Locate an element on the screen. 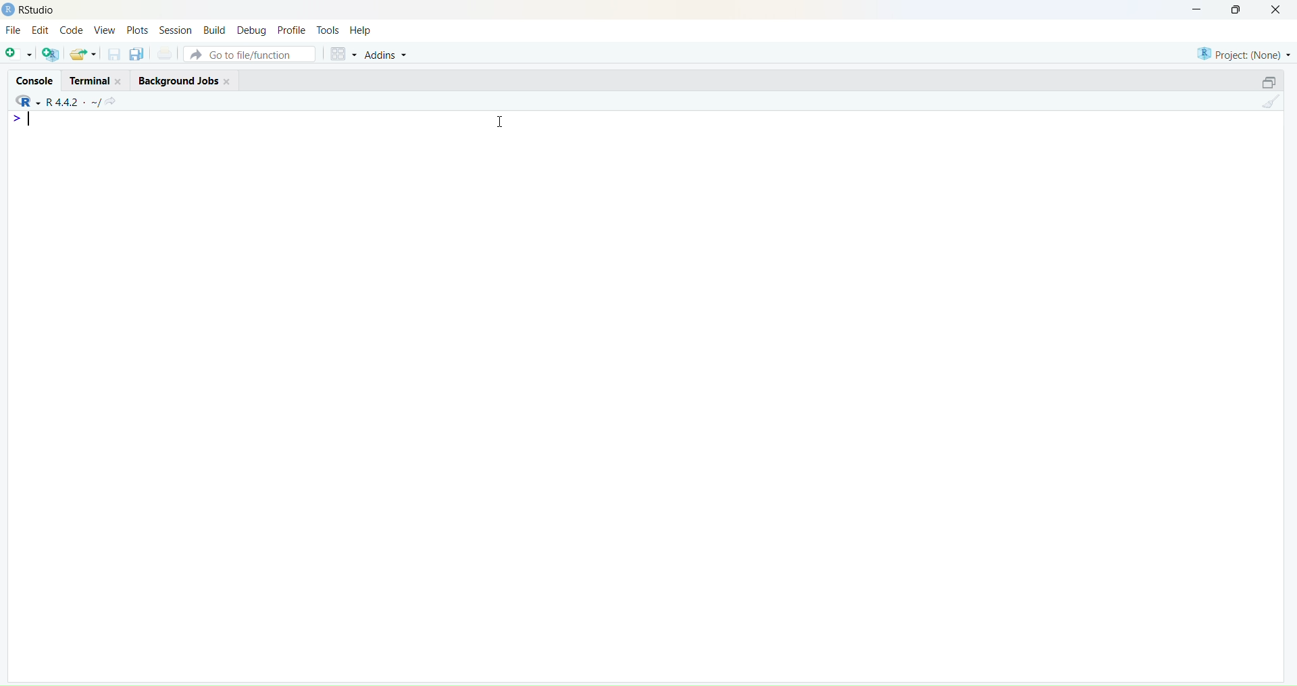 The image size is (1297, 686). copy is located at coordinates (136, 53).